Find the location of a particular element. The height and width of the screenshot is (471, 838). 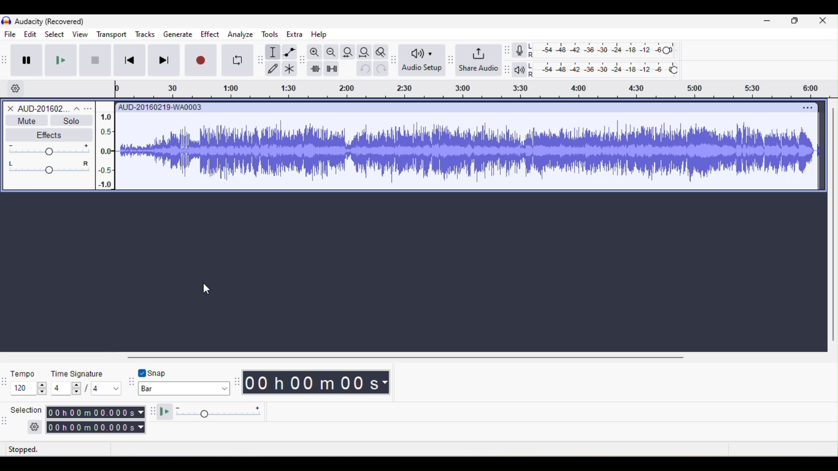

transport is located at coordinates (111, 34).